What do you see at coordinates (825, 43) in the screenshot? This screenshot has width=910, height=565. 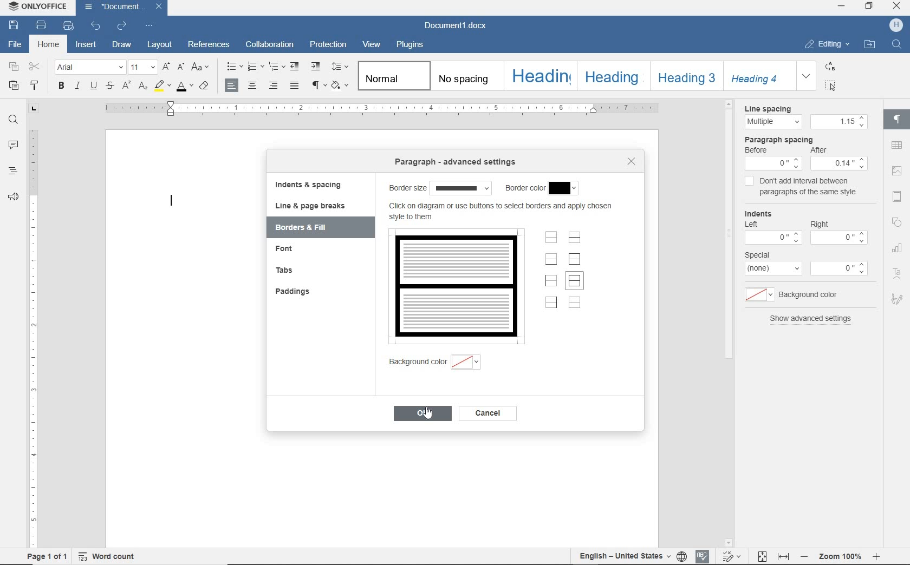 I see `EDITING` at bounding box center [825, 43].